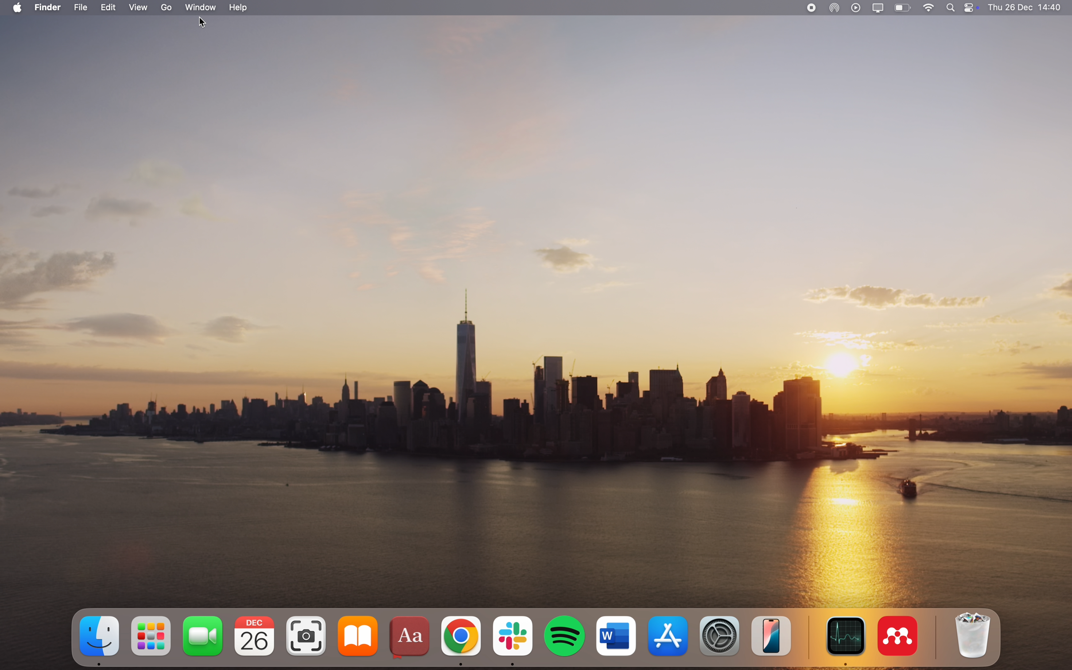 This screenshot has width=1072, height=670. Describe the element at coordinates (151, 638) in the screenshot. I see `Launchpad` at that location.